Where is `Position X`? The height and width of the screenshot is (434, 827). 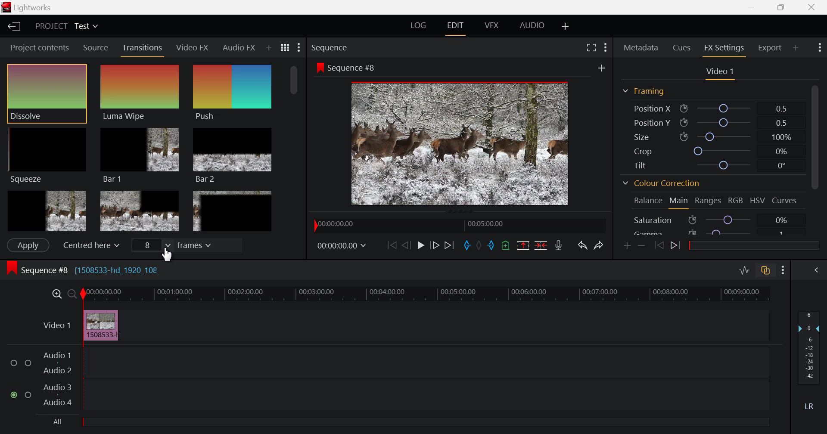 Position X is located at coordinates (711, 108).